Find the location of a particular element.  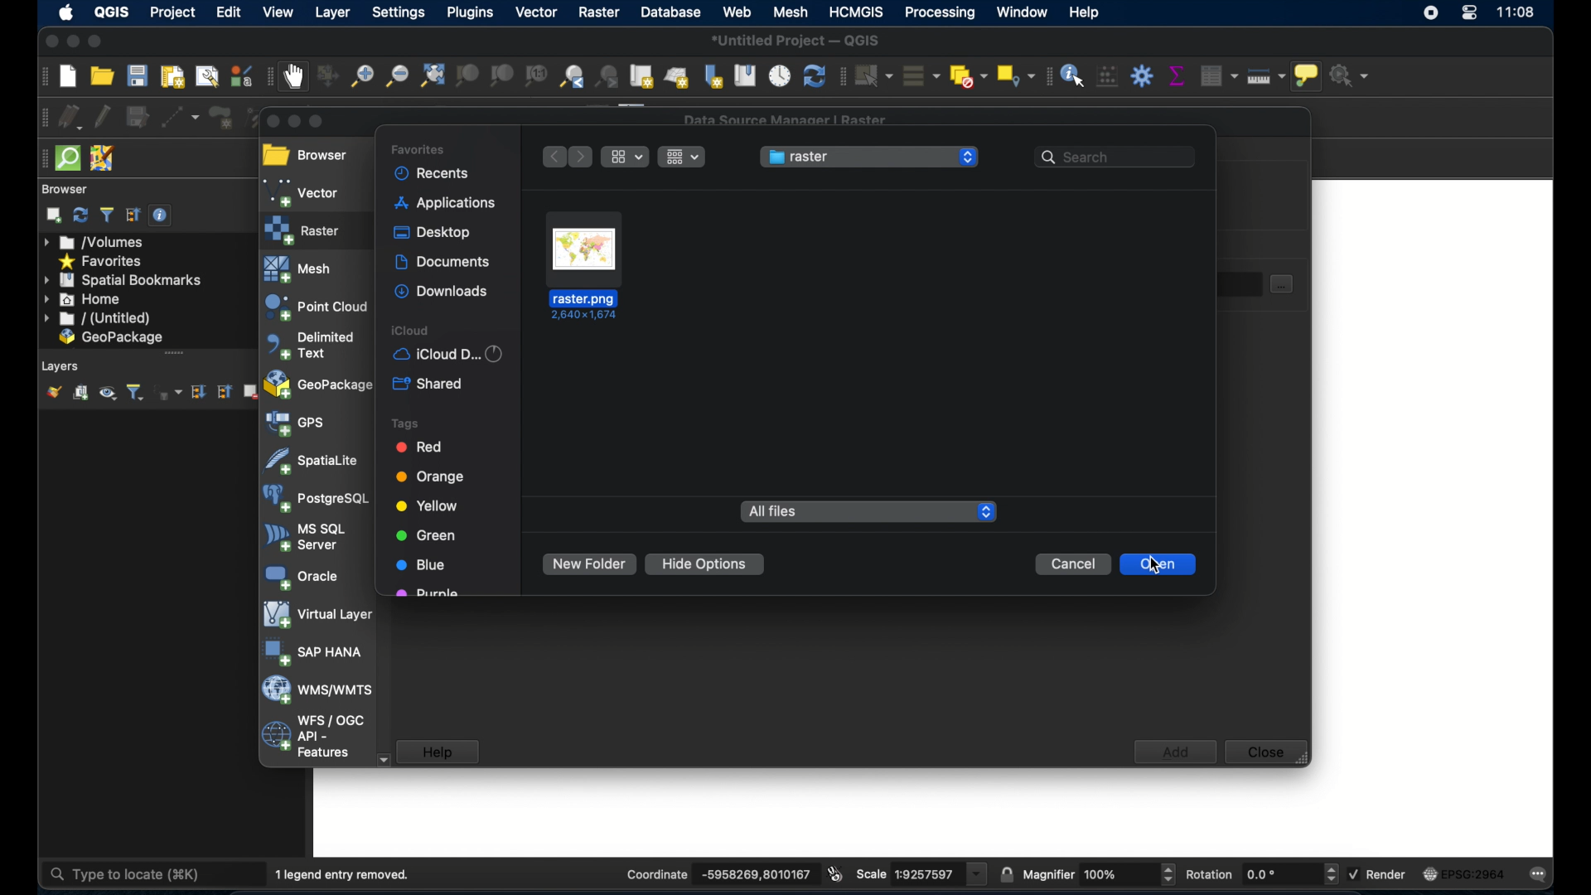

zoom full is located at coordinates (431, 75).